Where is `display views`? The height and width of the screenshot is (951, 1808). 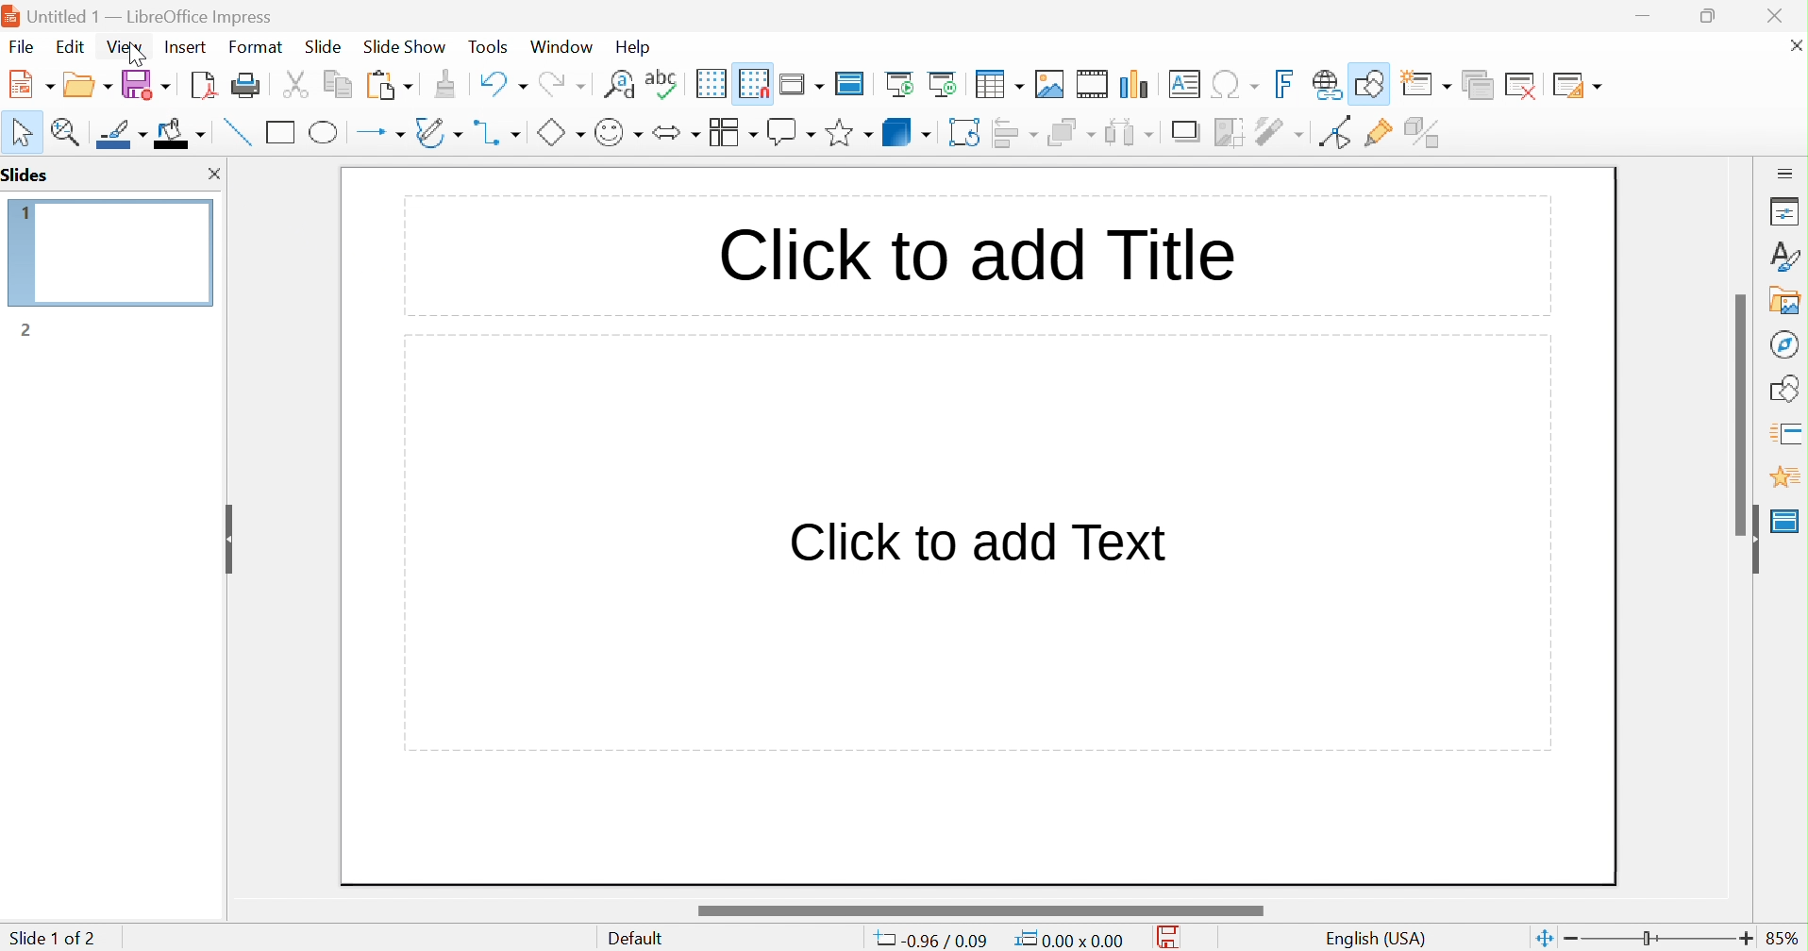 display views is located at coordinates (804, 82).